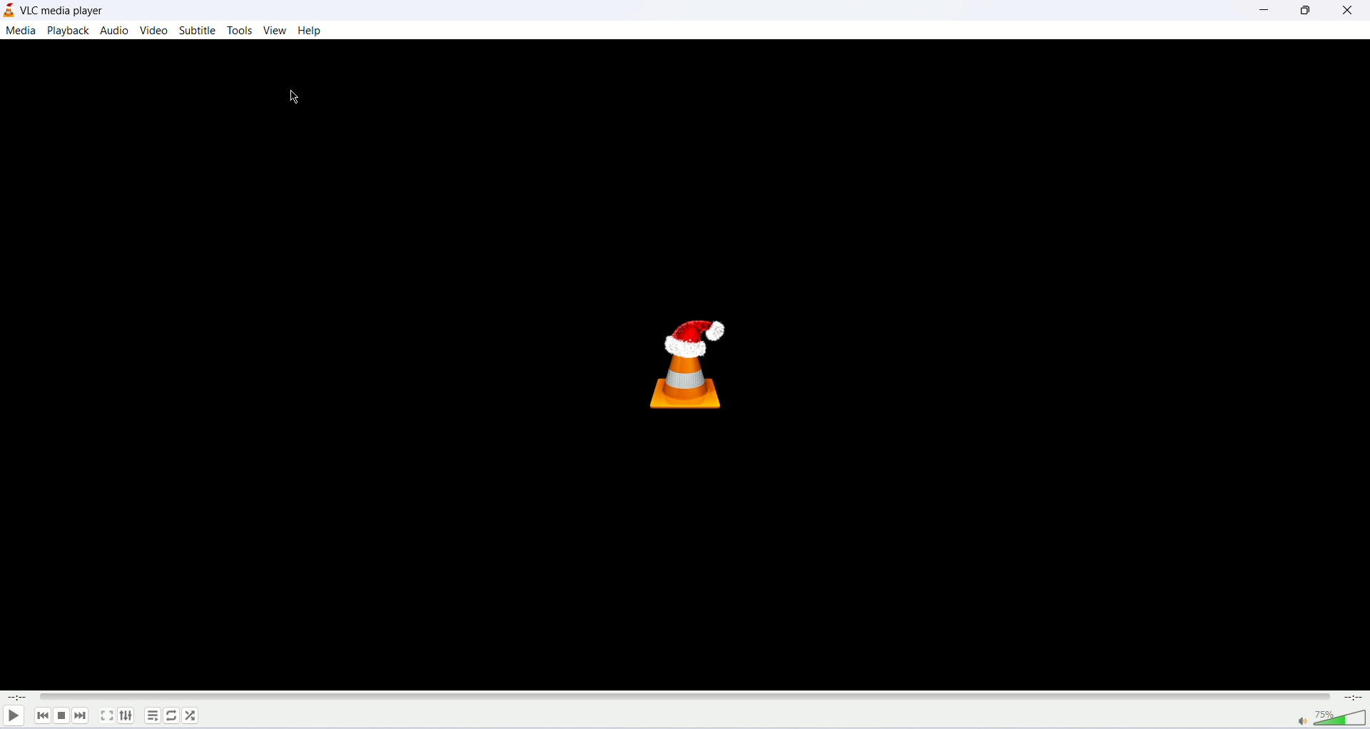 This screenshot has height=729, width=1370. Describe the element at coordinates (240, 31) in the screenshot. I see `tools` at that location.